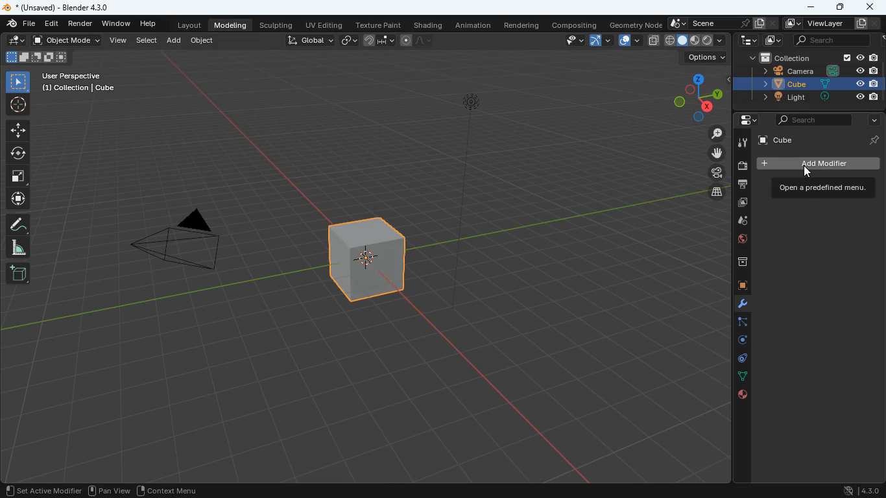 Image resolution: width=886 pixels, height=498 pixels. I want to click on dots, so click(743, 378).